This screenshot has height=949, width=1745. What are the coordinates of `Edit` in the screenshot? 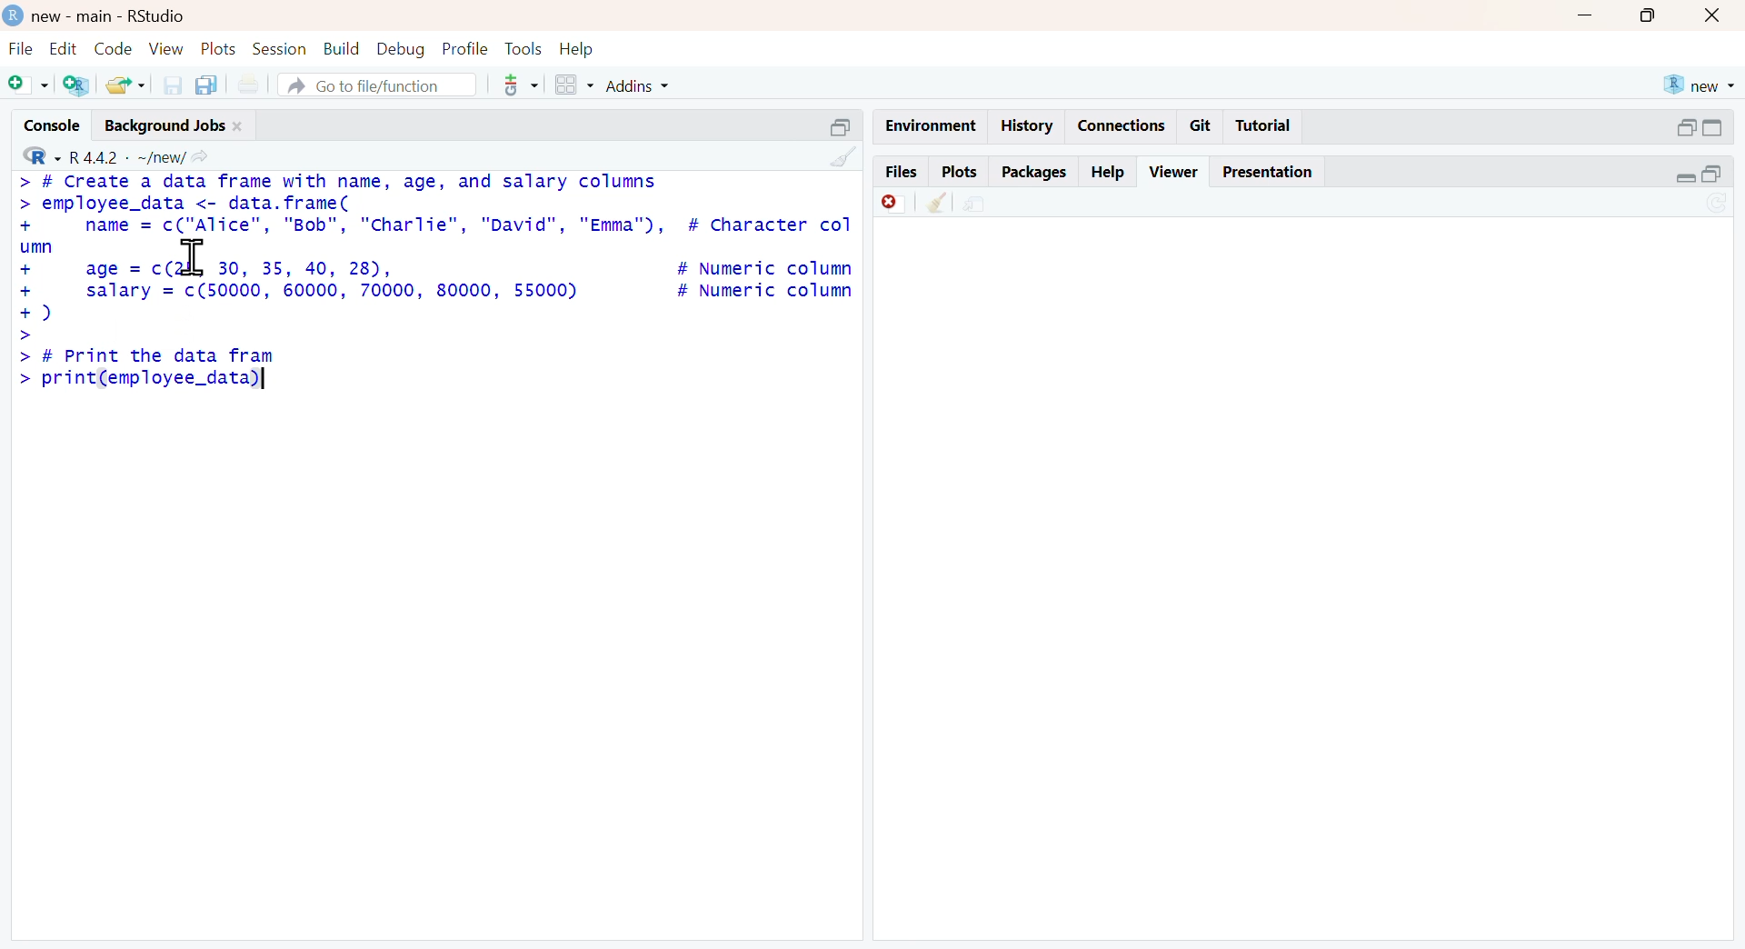 It's located at (62, 48).